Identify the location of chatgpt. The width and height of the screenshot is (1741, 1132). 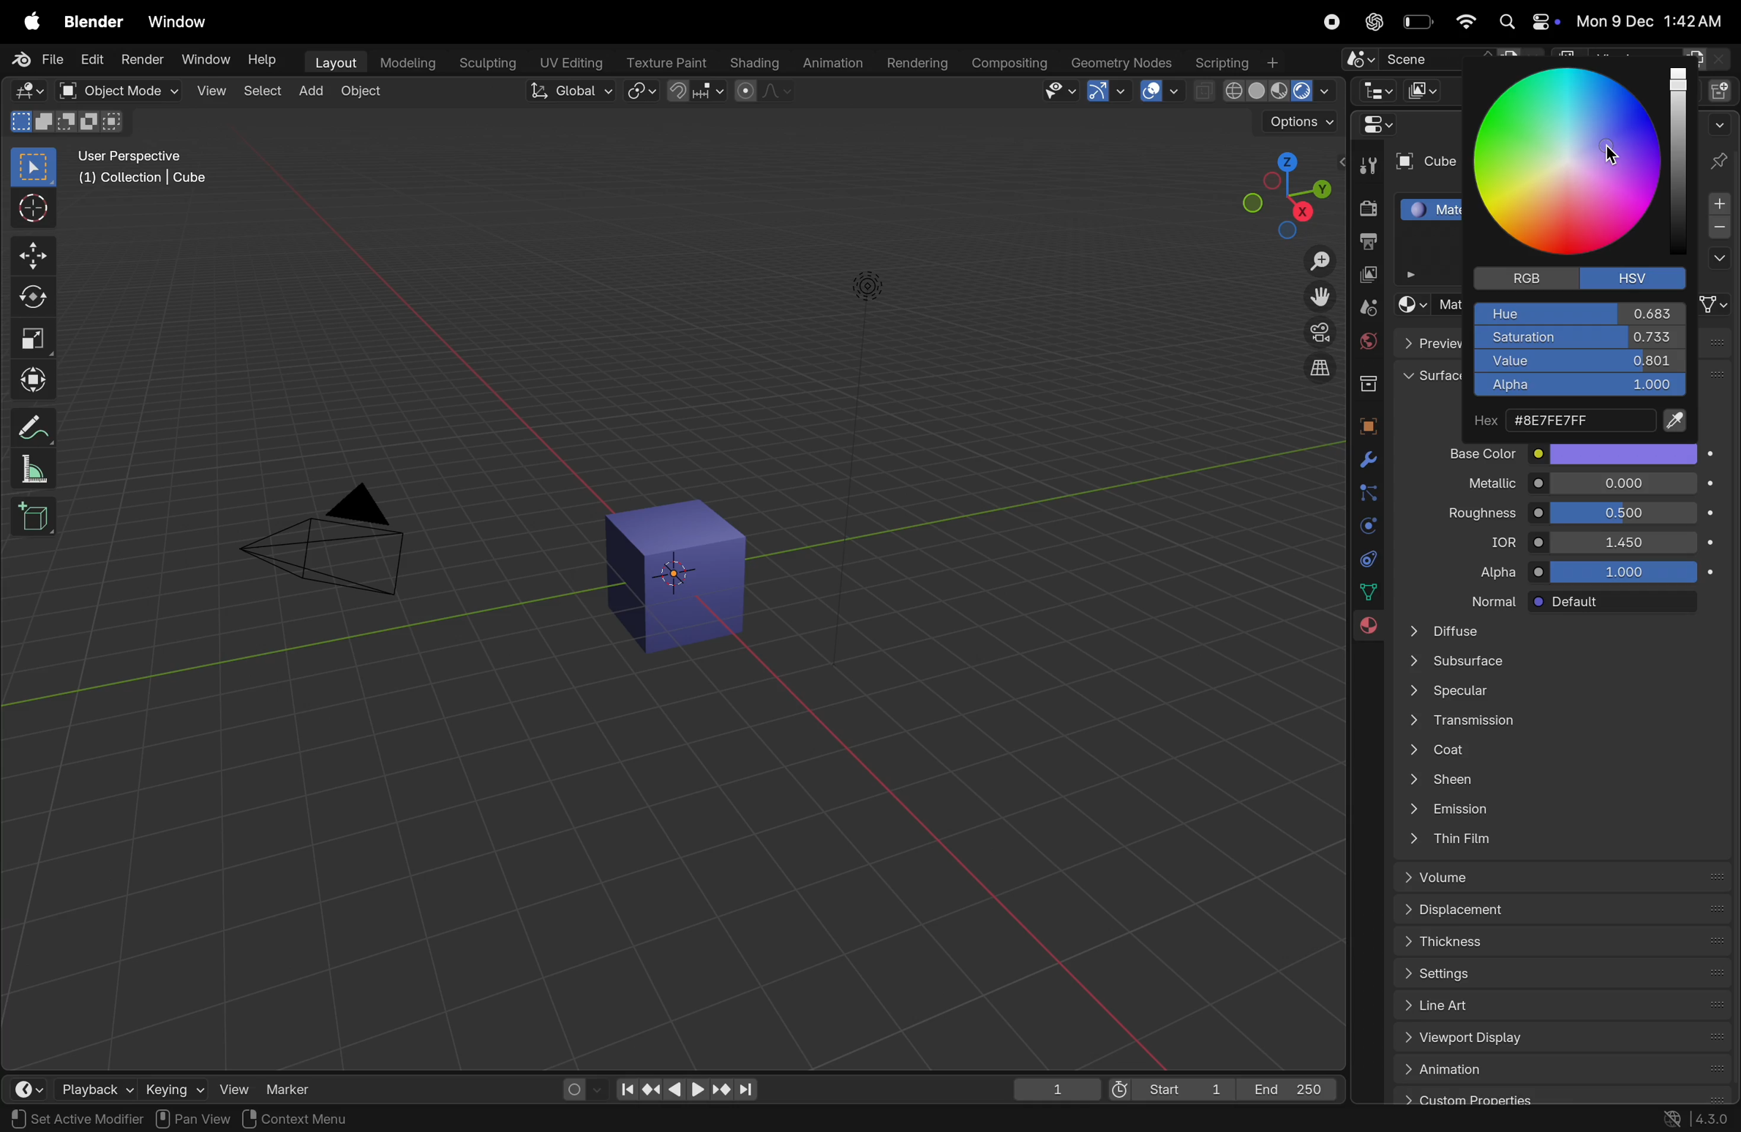
(1369, 22).